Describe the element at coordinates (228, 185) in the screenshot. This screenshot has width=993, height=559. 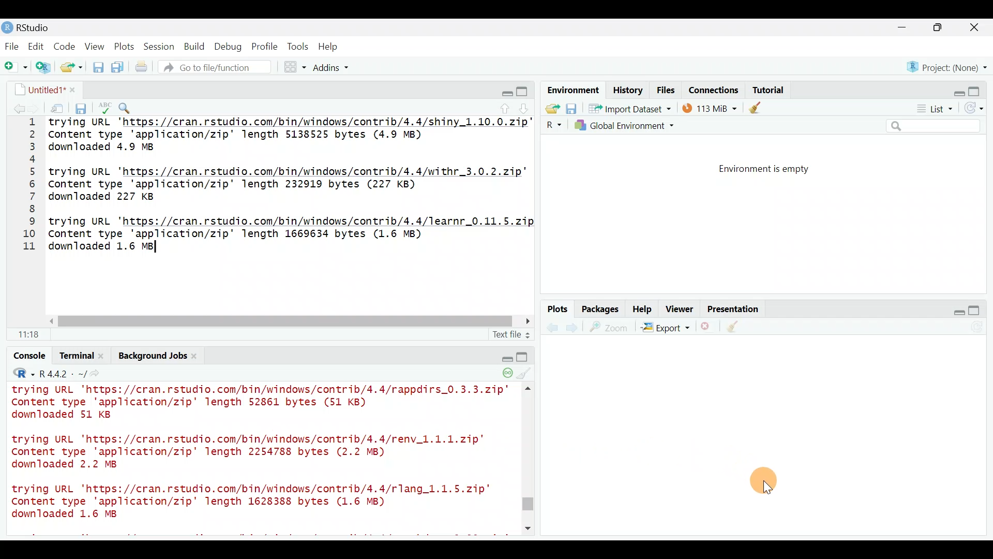
I see `6 Content type "application/zip length 232919 bytes (227 KB)` at that location.